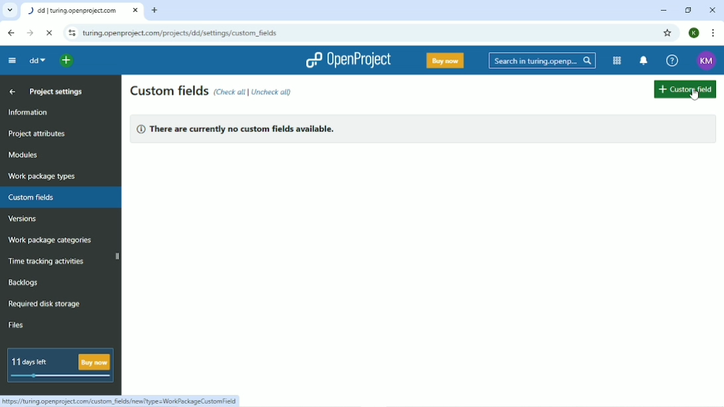  Describe the element at coordinates (688, 10) in the screenshot. I see `Restore down` at that location.